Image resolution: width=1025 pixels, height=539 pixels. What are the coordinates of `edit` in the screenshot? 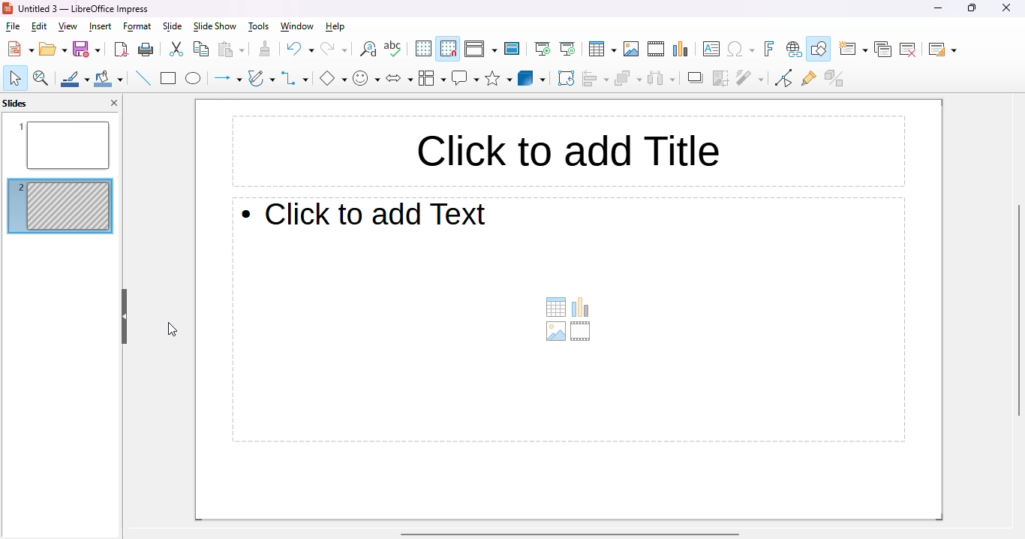 It's located at (38, 26).